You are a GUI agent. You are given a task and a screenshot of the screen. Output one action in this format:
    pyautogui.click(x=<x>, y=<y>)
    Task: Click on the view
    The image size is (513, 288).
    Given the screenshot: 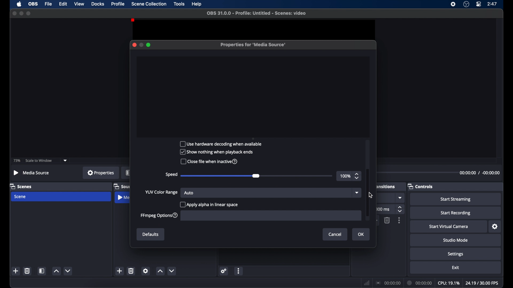 What is the action you would take?
    pyautogui.click(x=80, y=4)
    